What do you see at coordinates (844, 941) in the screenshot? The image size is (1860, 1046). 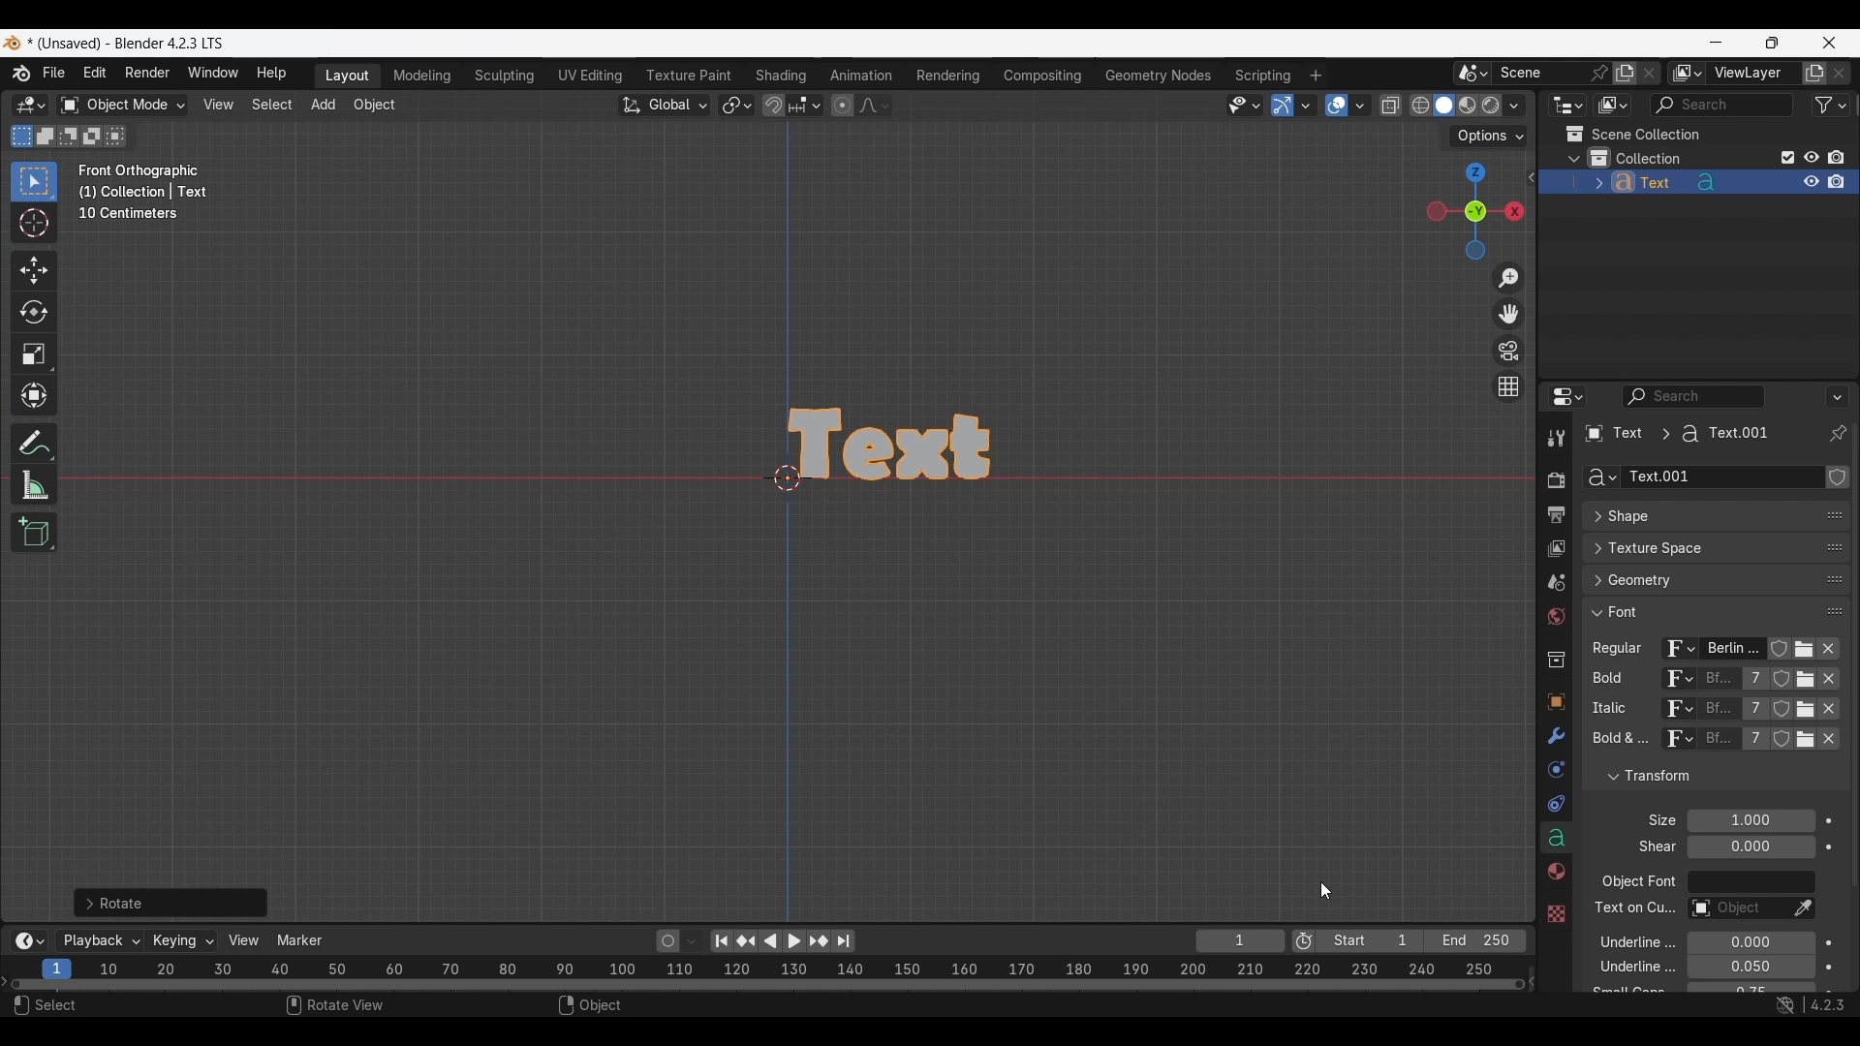 I see `Jump to end point` at bounding box center [844, 941].